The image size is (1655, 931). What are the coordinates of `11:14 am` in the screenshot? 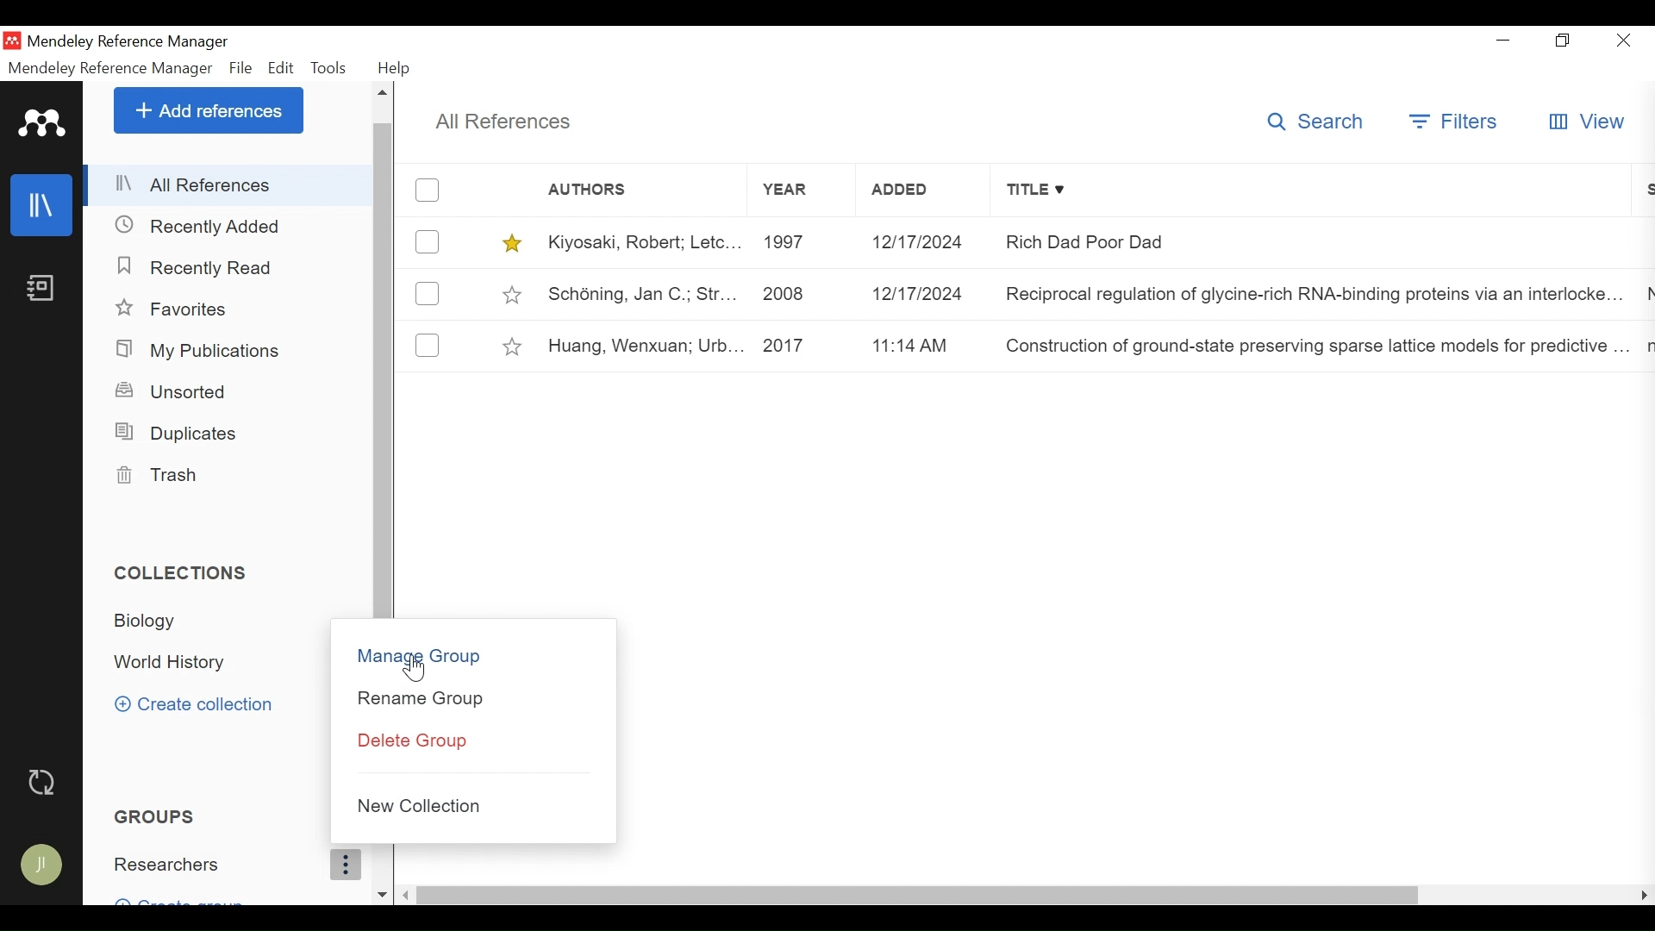 It's located at (924, 344).